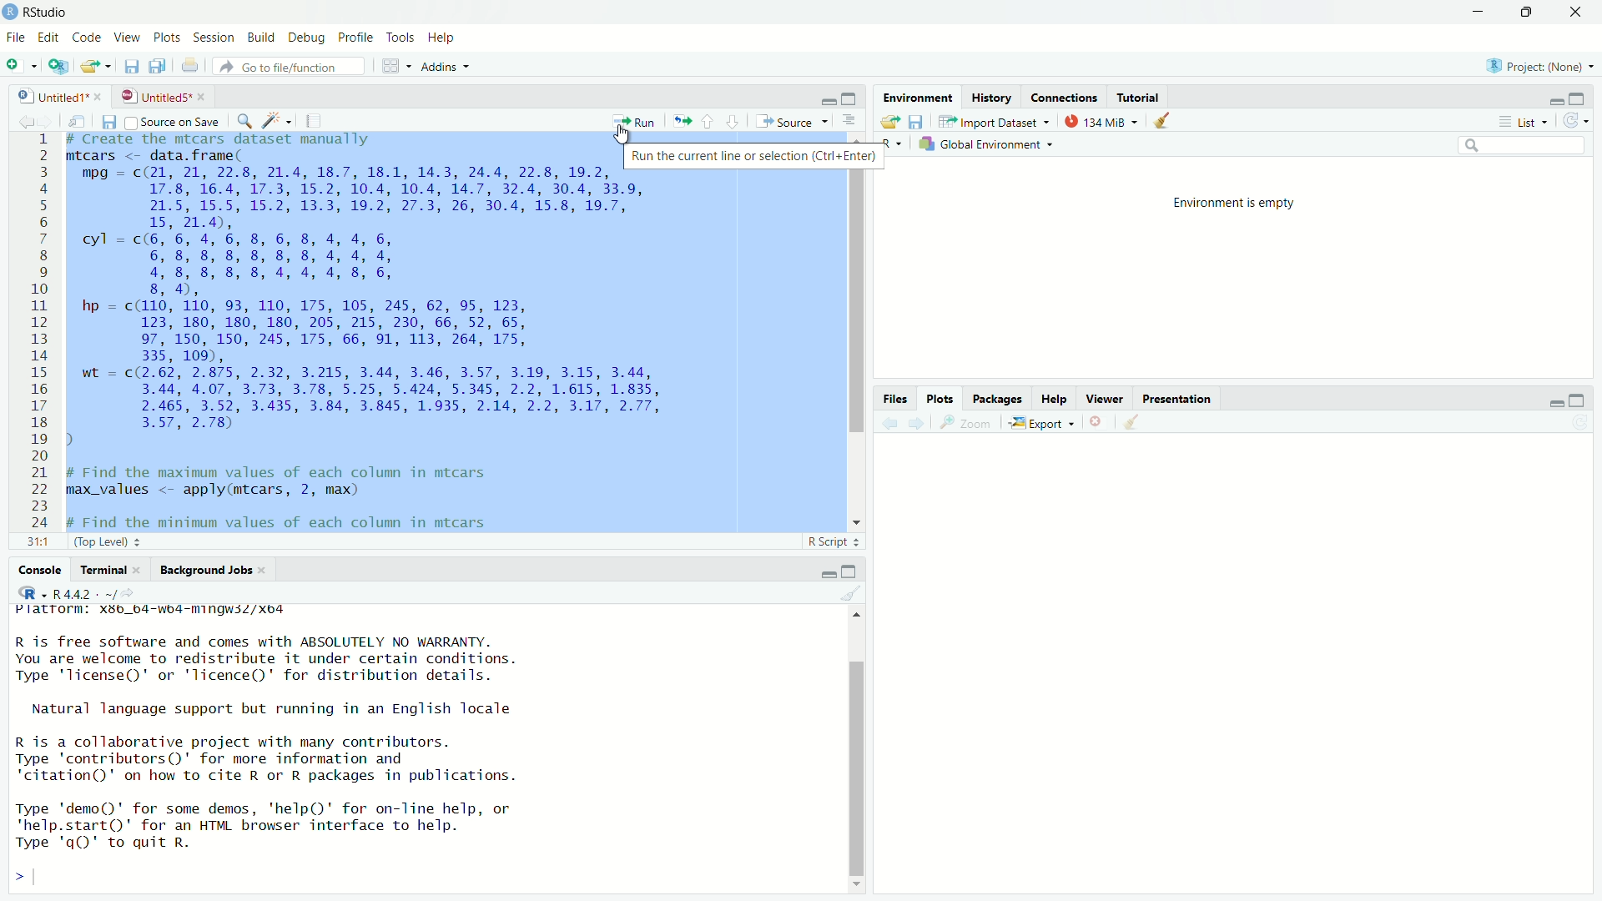 Image resolution: width=1602 pixels, height=901 pixels. What do you see at coordinates (850, 749) in the screenshot?
I see `scroll bar` at bounding box center [850, 749].